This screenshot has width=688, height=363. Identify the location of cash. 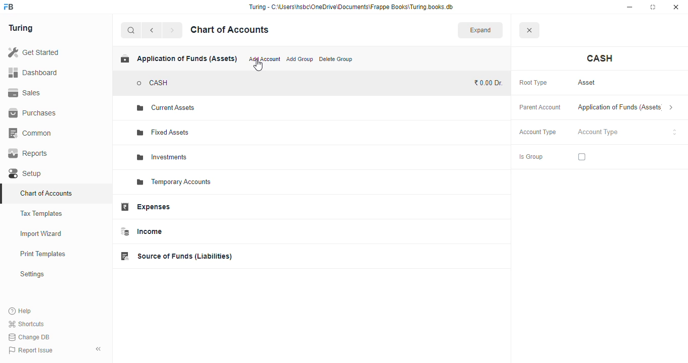
(600, 58).